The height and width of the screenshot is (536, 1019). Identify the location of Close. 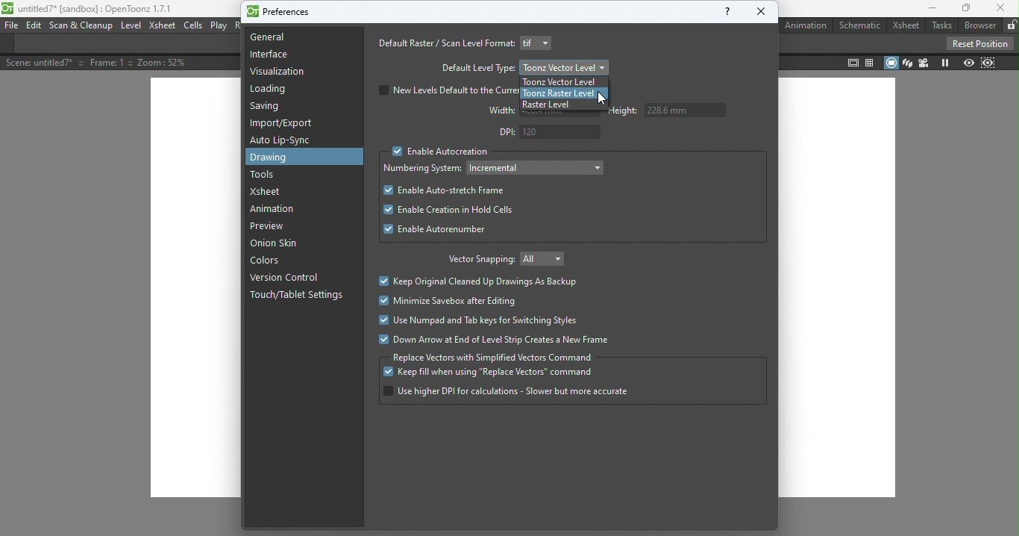
(765, 11).